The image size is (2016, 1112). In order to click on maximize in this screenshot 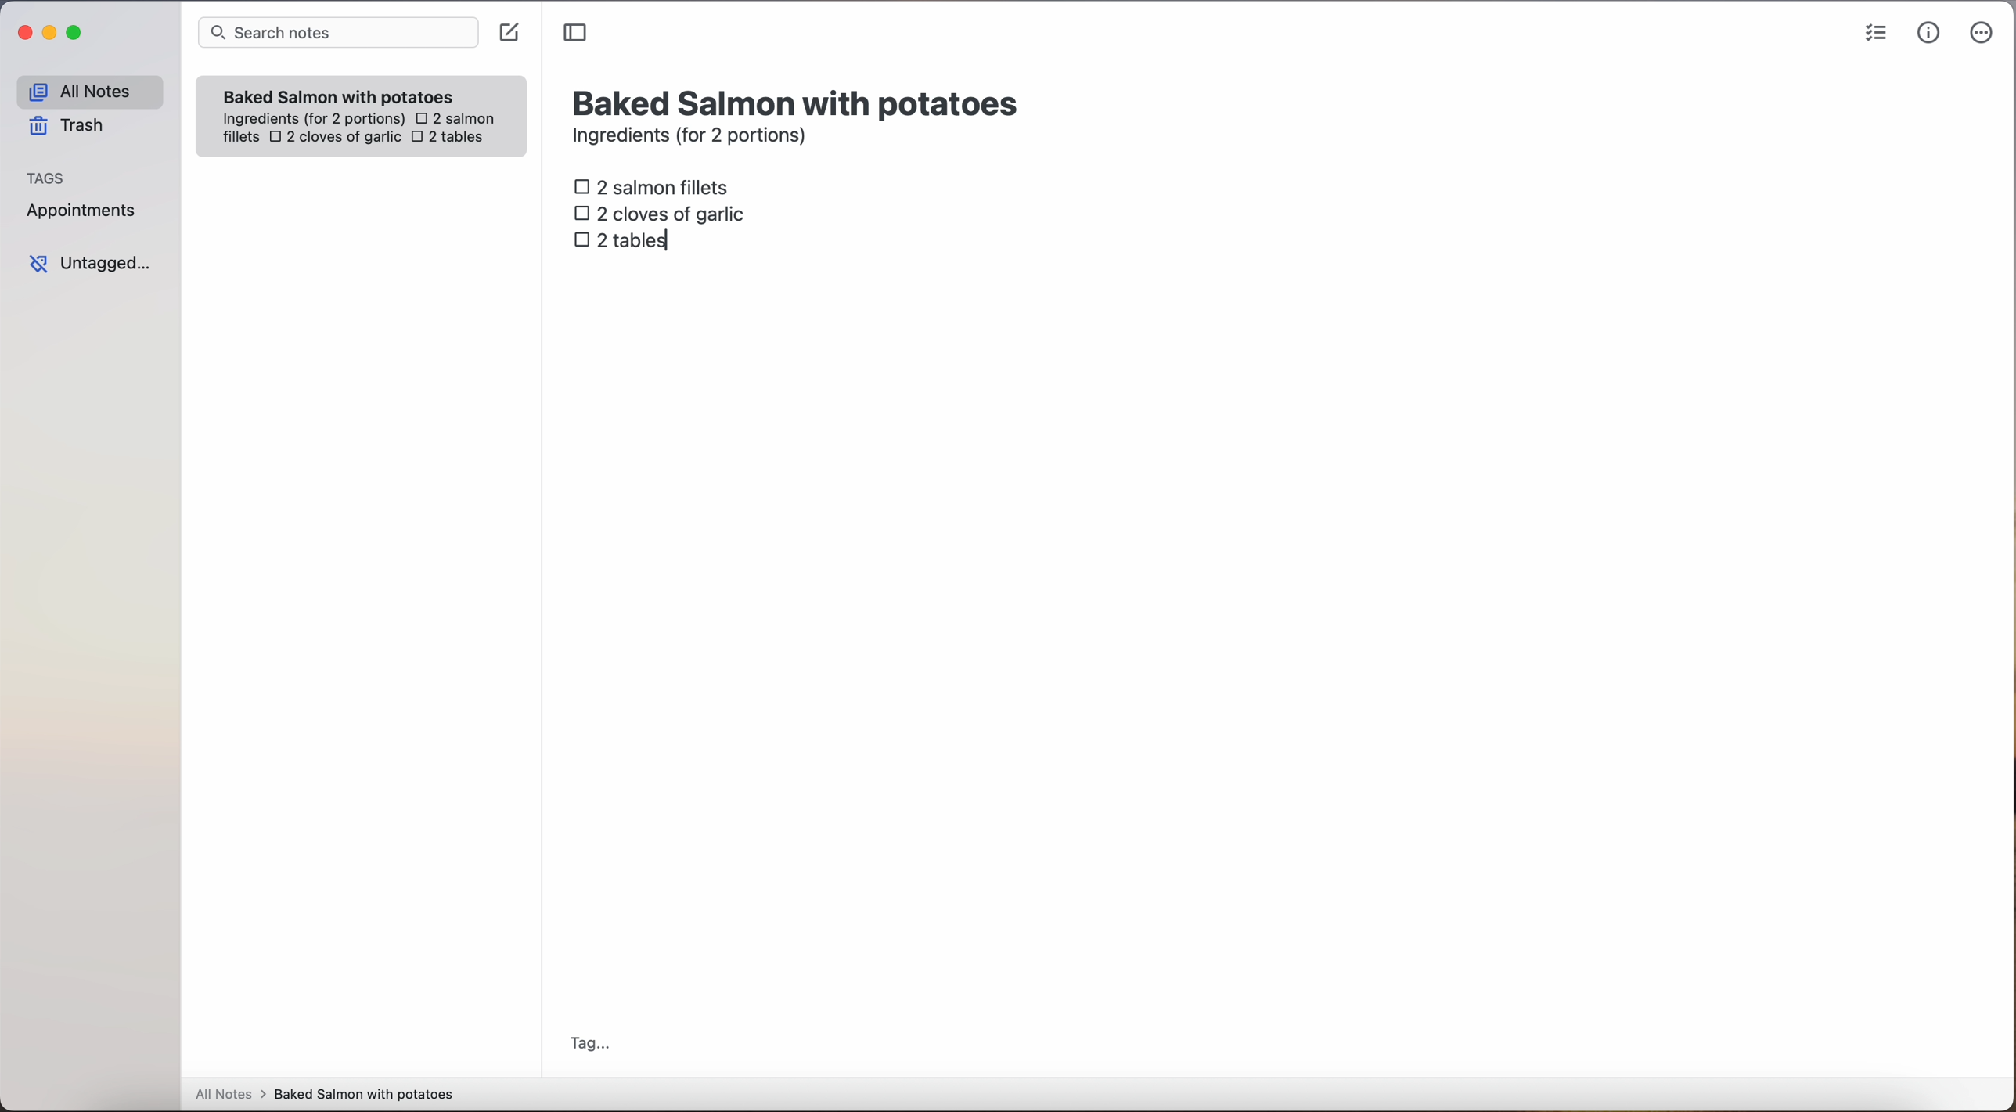, I will do `click(77, 32)`.